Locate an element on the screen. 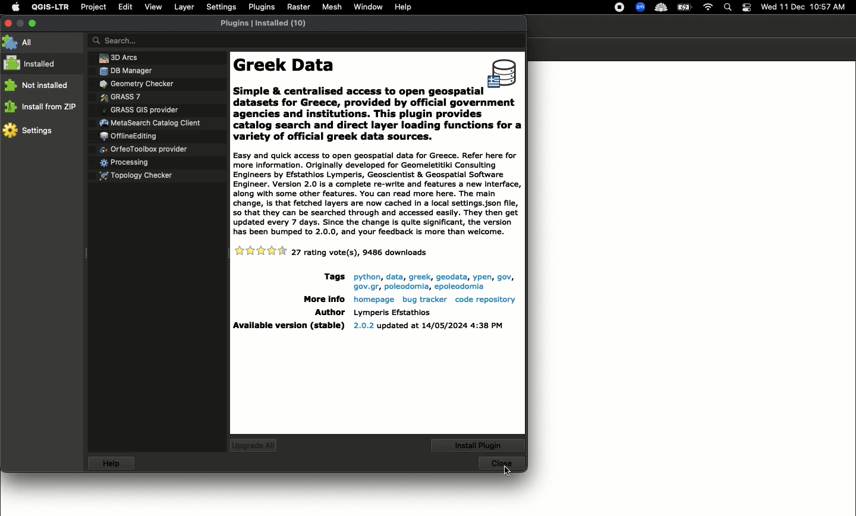  Close is located at coordinates (8, 23).